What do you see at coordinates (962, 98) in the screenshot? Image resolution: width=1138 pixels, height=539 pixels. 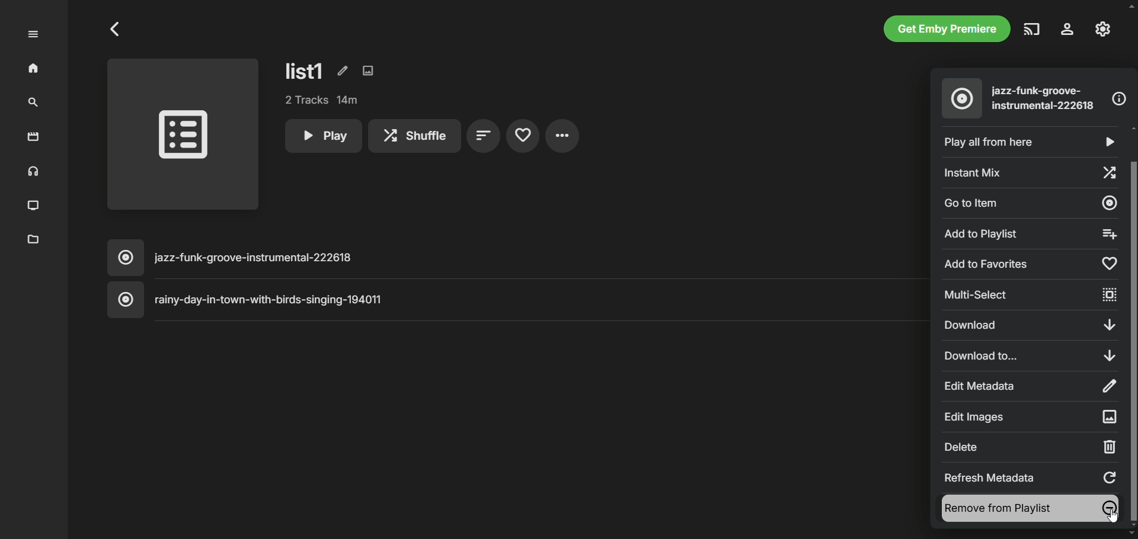 I see `music album` at bounding box center [962, 98].